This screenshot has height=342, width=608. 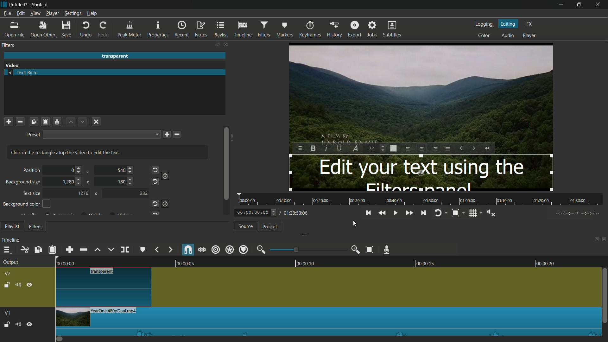 I want to click on open file, so click(x=14, y=30).